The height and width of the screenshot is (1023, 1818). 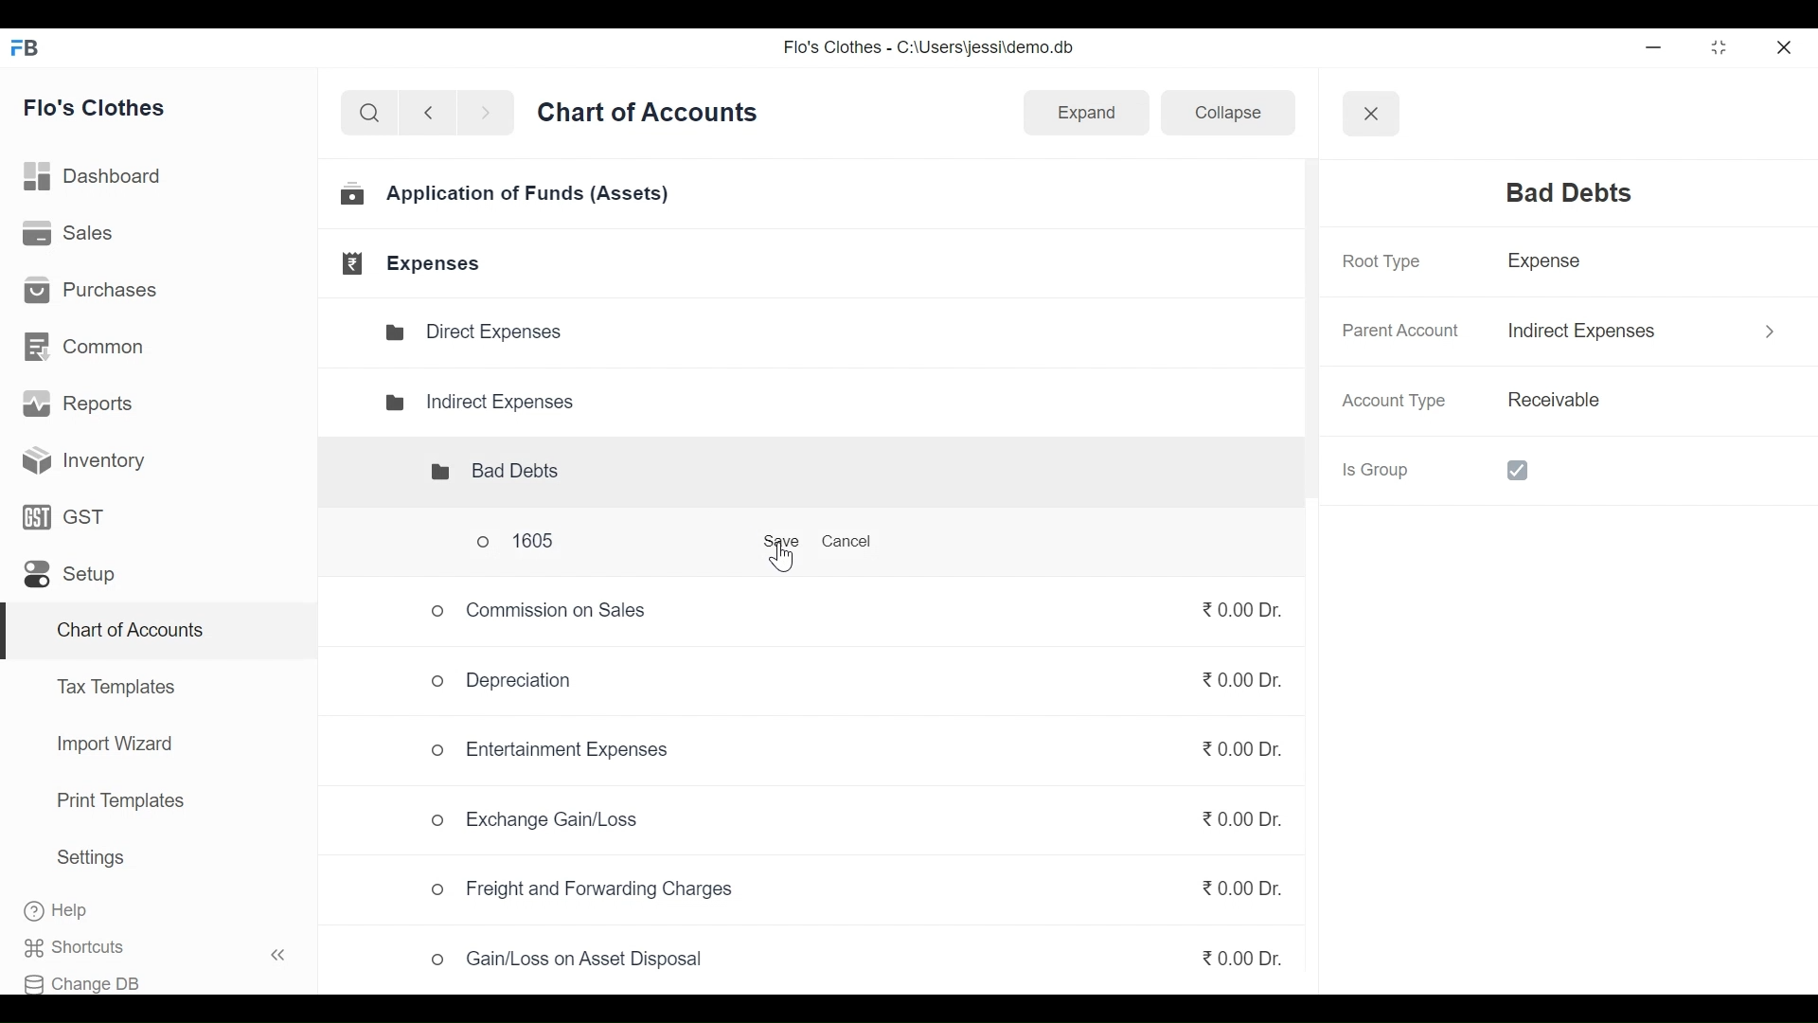 I want to click on Root Type, so click(x=1379, y=261).